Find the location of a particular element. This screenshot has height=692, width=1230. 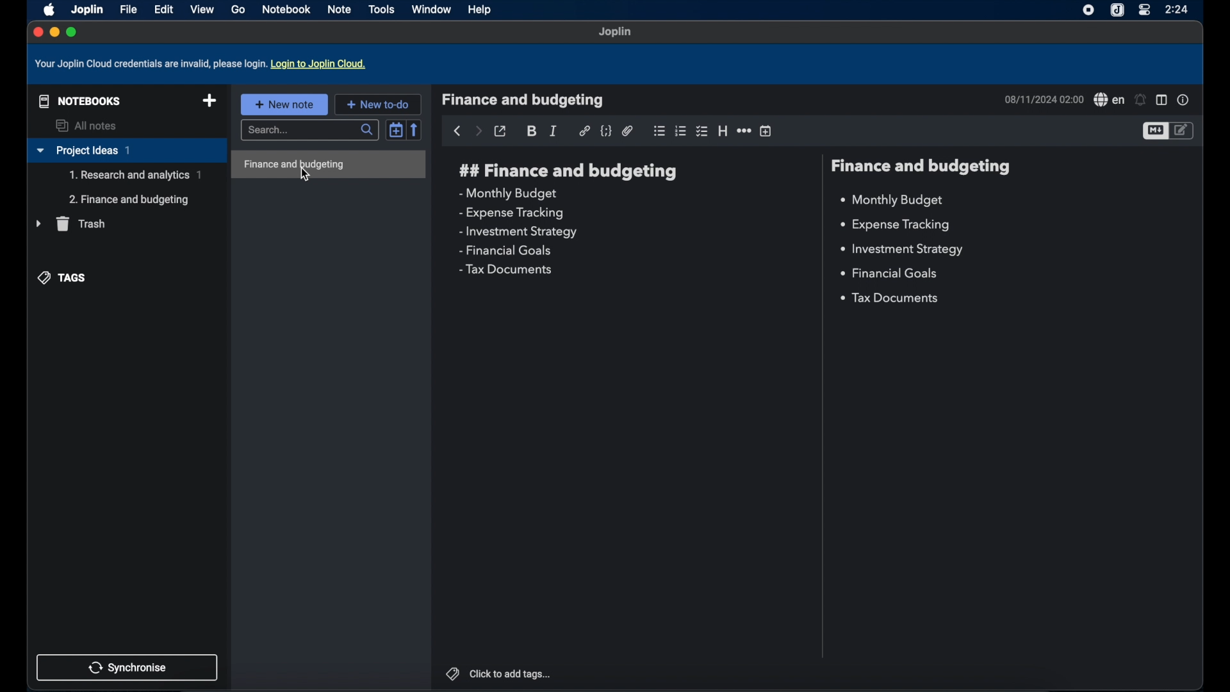

tax documents  is located at coordinates (505, 269).